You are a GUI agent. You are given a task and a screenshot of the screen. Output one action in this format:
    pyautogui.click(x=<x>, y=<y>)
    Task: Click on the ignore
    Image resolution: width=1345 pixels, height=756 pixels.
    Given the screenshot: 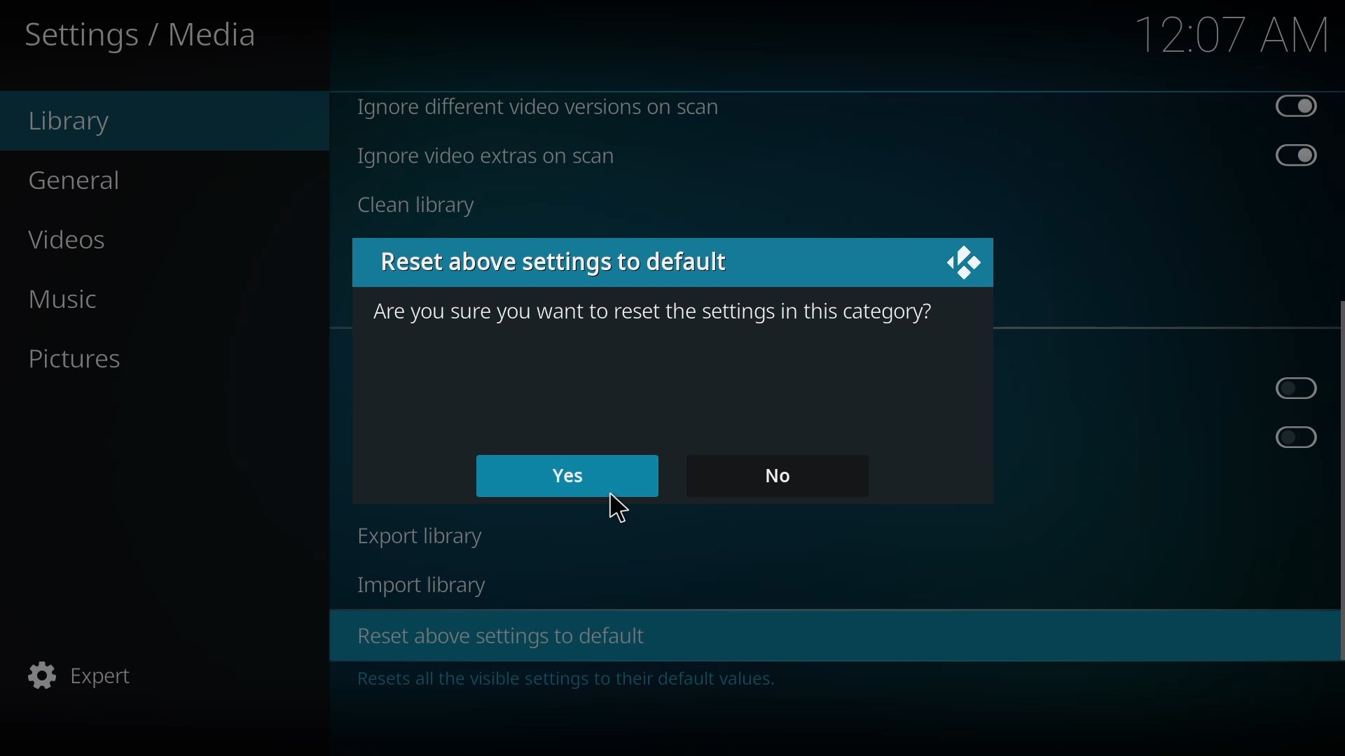 What is the action you would take?
    pyautogui.click(x=538, y=106)
    